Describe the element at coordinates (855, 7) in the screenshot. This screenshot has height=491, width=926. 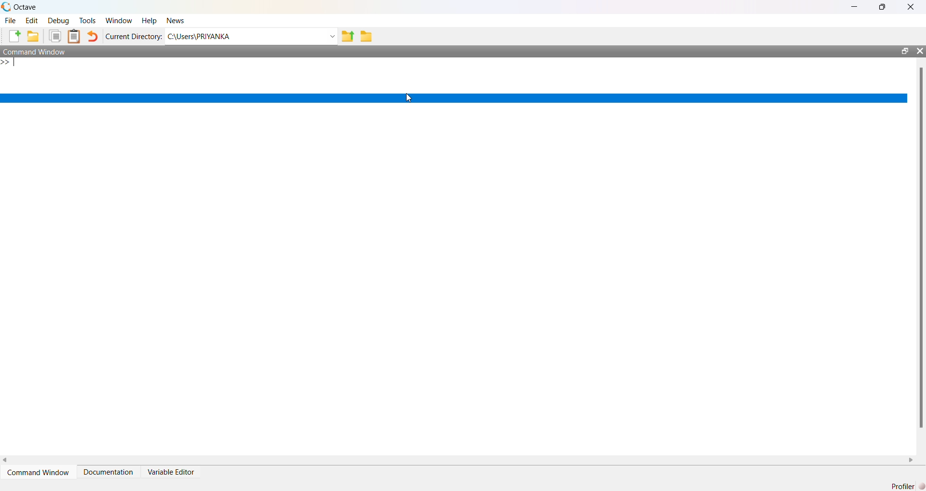
I see `minimize` at that location.